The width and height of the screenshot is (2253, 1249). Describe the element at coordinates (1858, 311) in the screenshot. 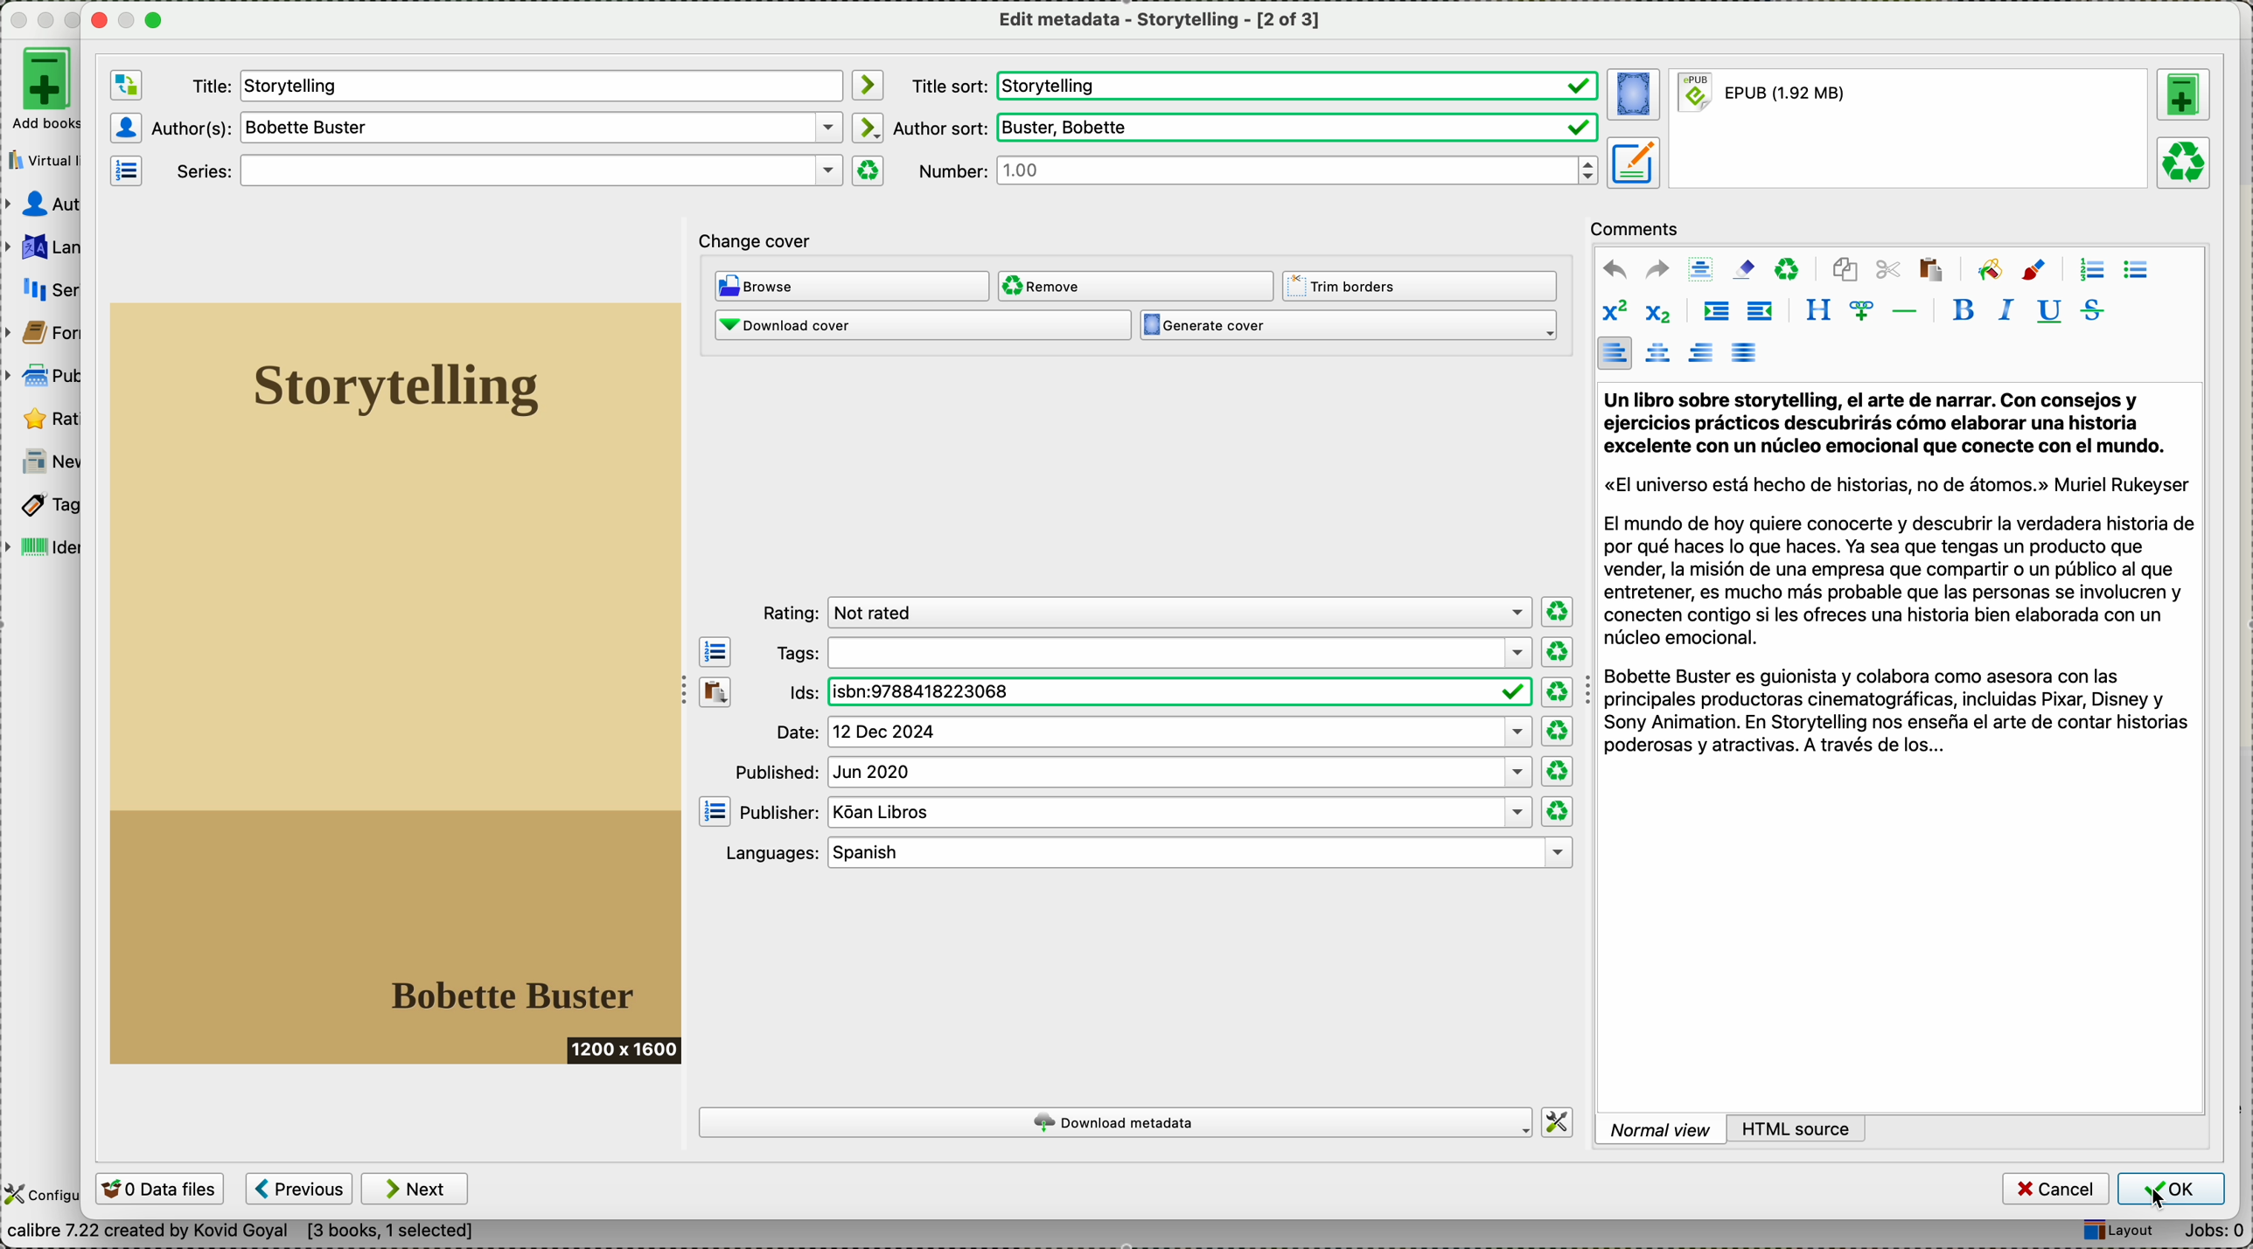

I see `insert link or image` at that location.